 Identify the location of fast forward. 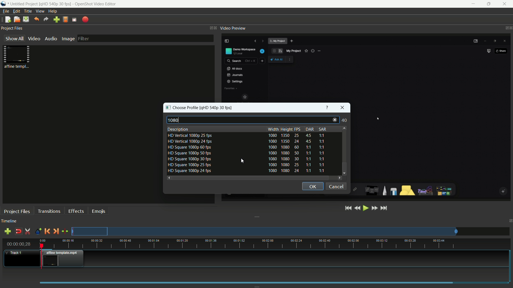
(374, 209).